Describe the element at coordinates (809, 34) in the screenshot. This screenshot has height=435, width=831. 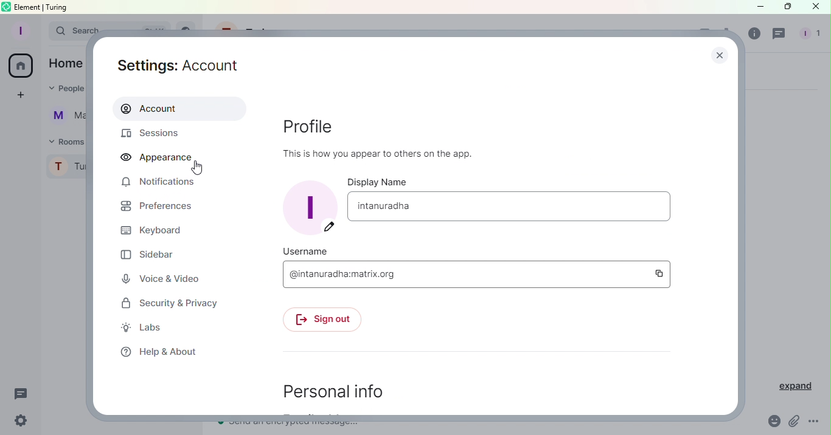
I see `People` at that location.